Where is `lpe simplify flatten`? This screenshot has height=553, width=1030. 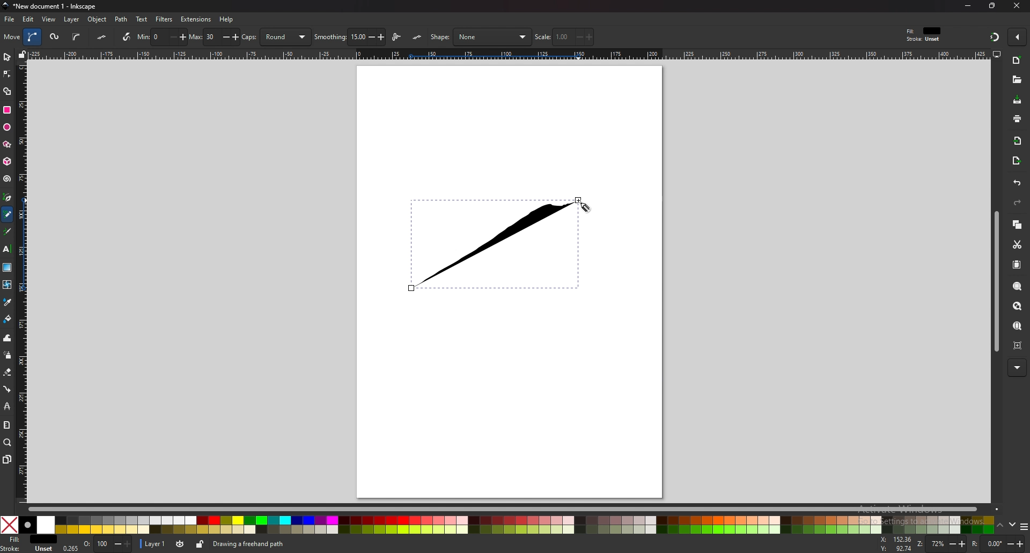 lpe simplify flatten is located at coordinates (417, 38).